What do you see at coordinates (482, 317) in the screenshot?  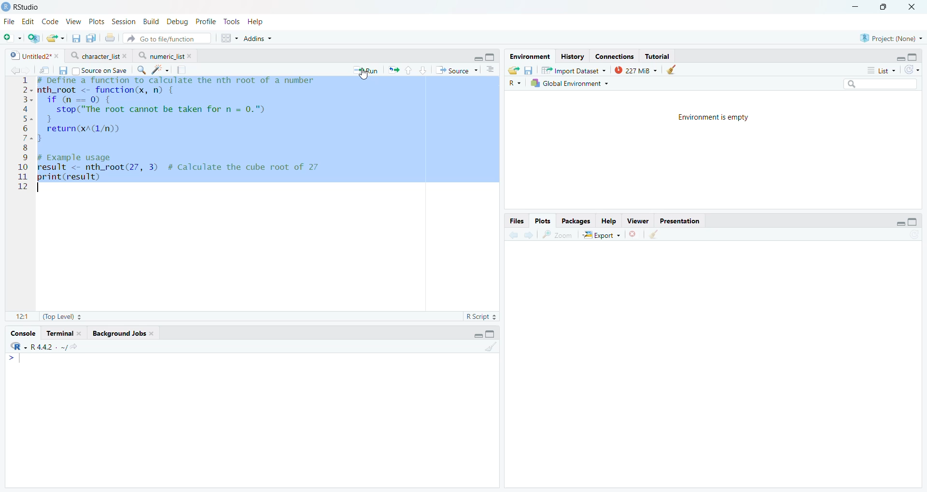 I see `R Script` at bounding box center [482, 317].